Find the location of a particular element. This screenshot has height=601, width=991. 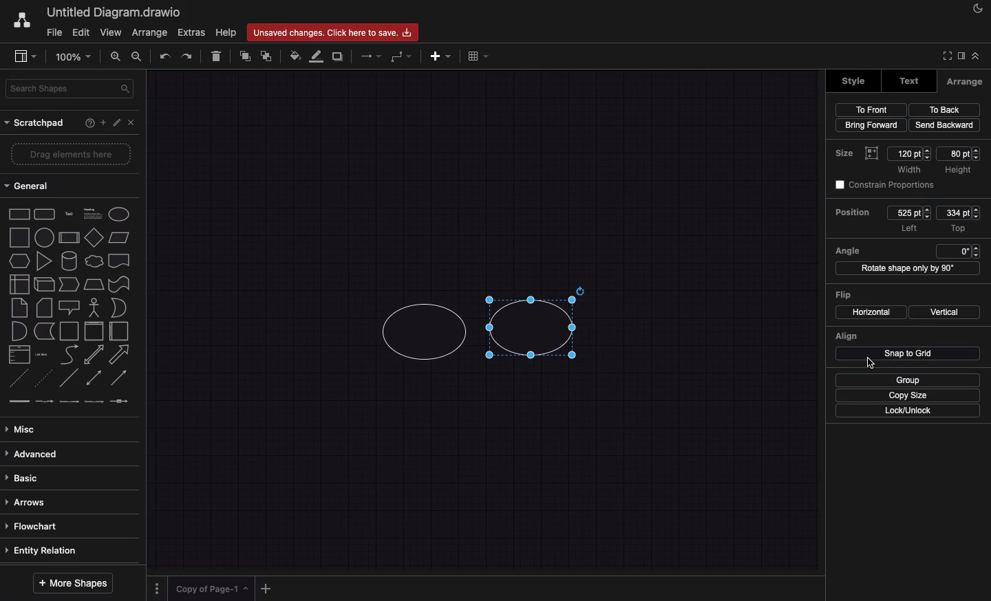

add new page is located at coordinates (266, 589).